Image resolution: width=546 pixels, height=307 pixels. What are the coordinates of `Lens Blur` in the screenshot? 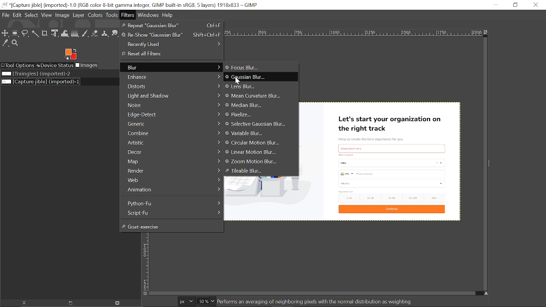 It's located at (252, 87).